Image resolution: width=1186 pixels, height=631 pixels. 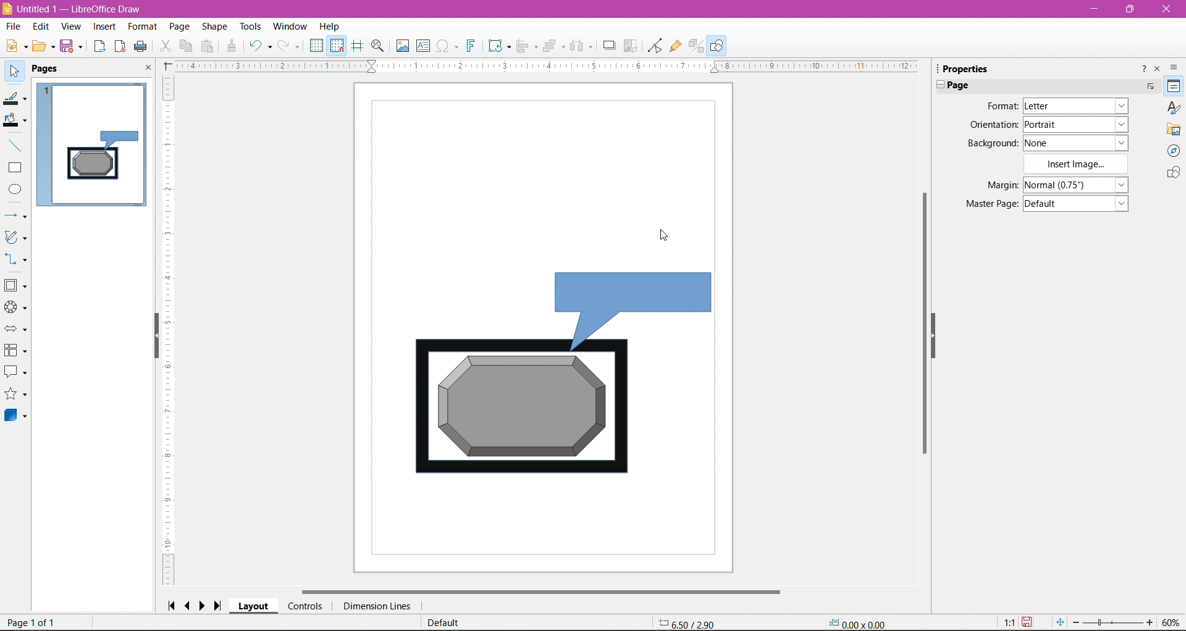 I want to click on Cut, so click(x=165, y=47).